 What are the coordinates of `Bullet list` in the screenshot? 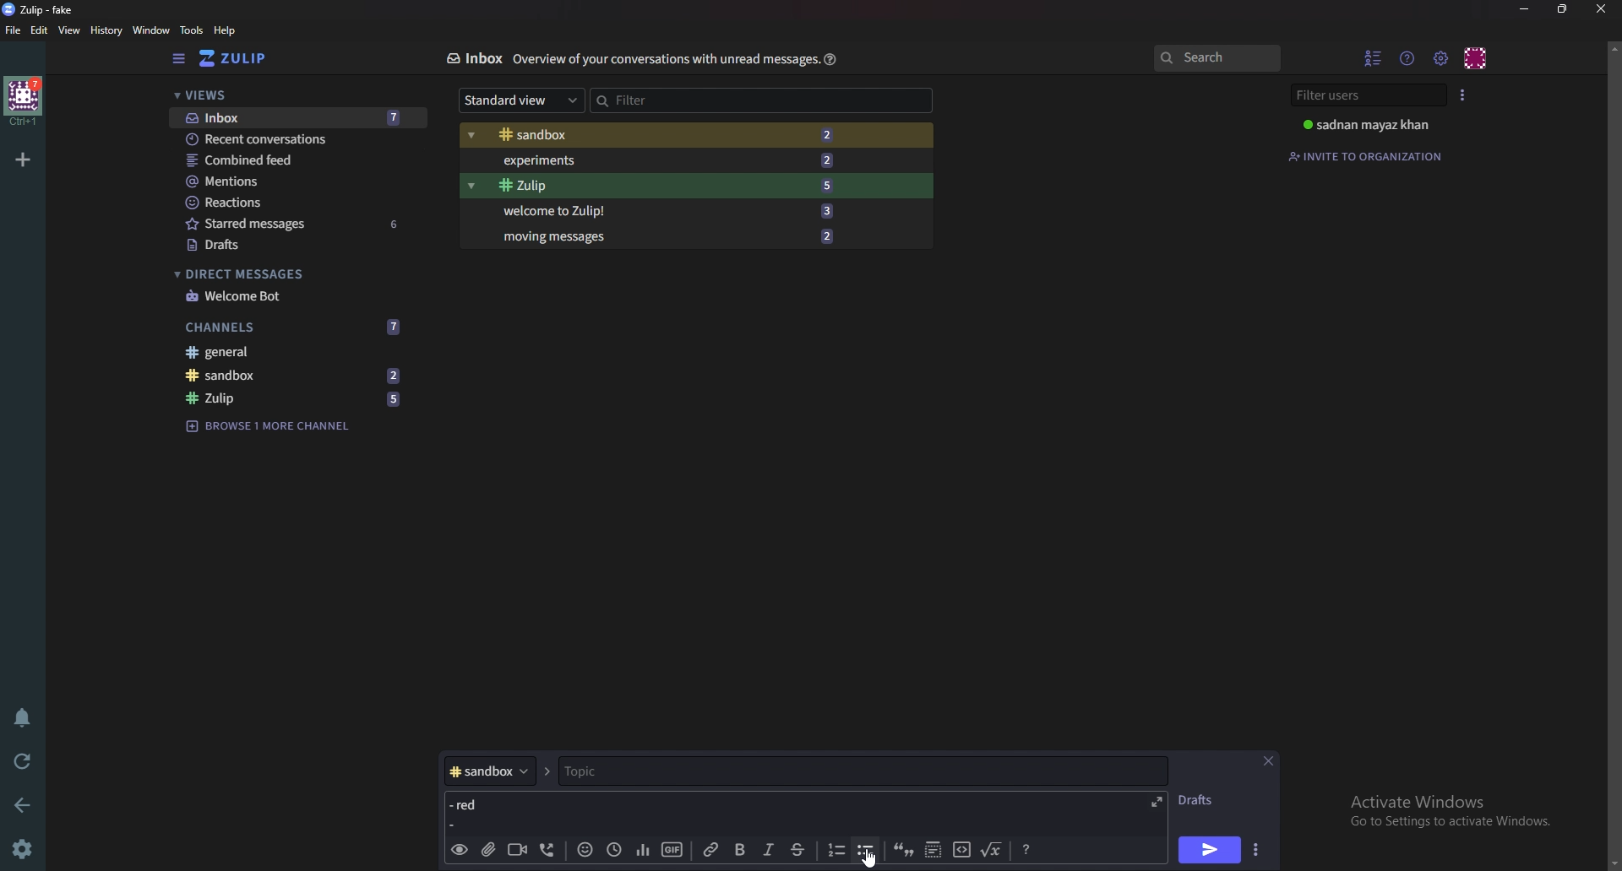 It's located at (866, 850).